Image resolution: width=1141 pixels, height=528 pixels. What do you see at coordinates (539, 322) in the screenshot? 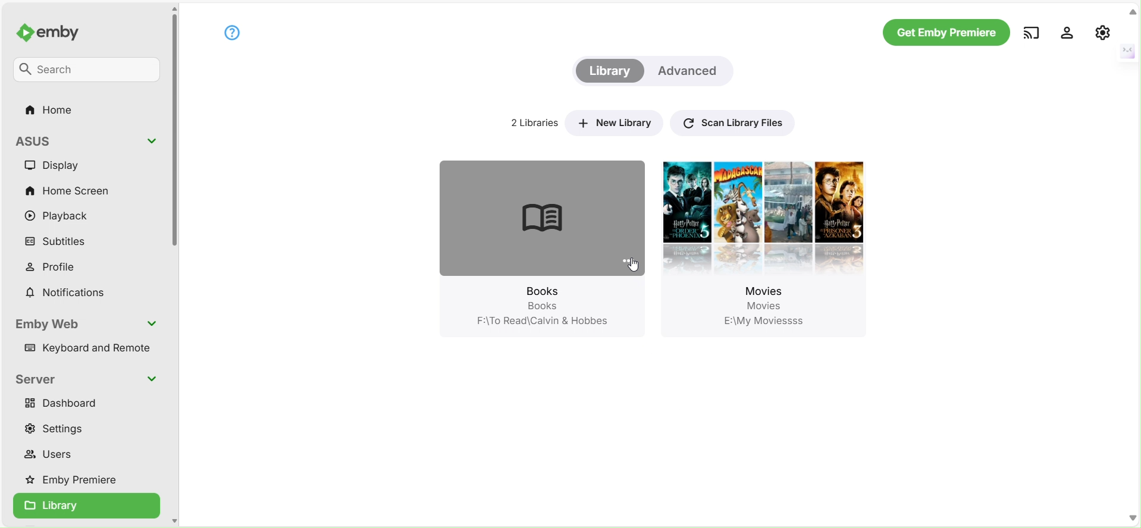
I see `location F:\To Read\Calvin & Hobbes` at bounding box center [539, 322].